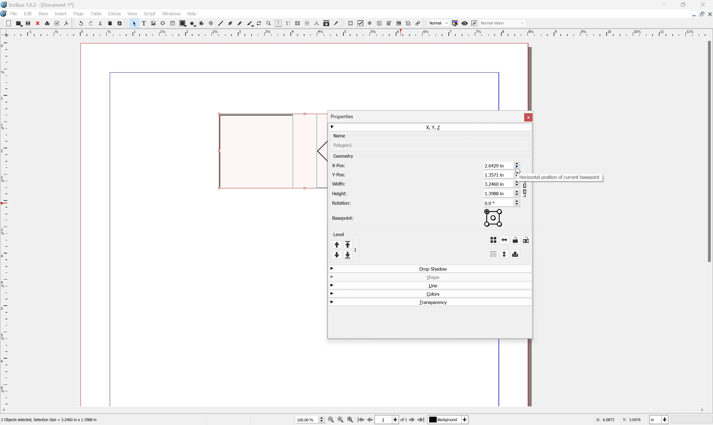 The image size is (713, 425). What do you see at coordinates (691, 15) in the screenshot?
I see `Minimize` at bounding box center [691, 15].